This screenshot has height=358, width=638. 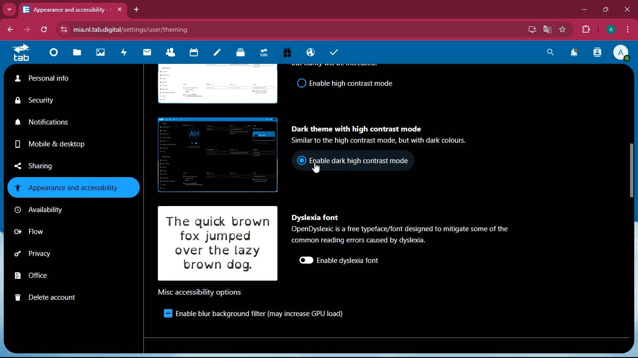 I want to click on desktop, so click(x=530, y=30).